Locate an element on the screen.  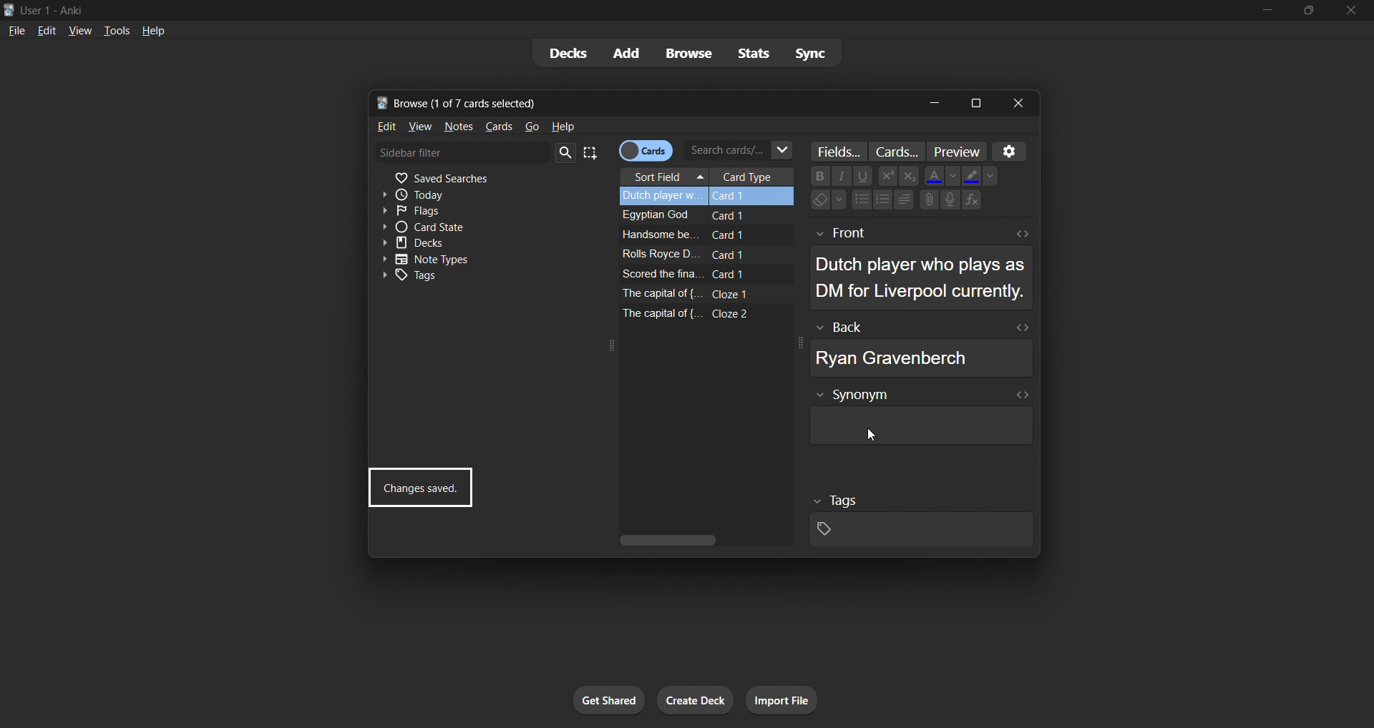
saved searches is located at coordinates (487, 177).